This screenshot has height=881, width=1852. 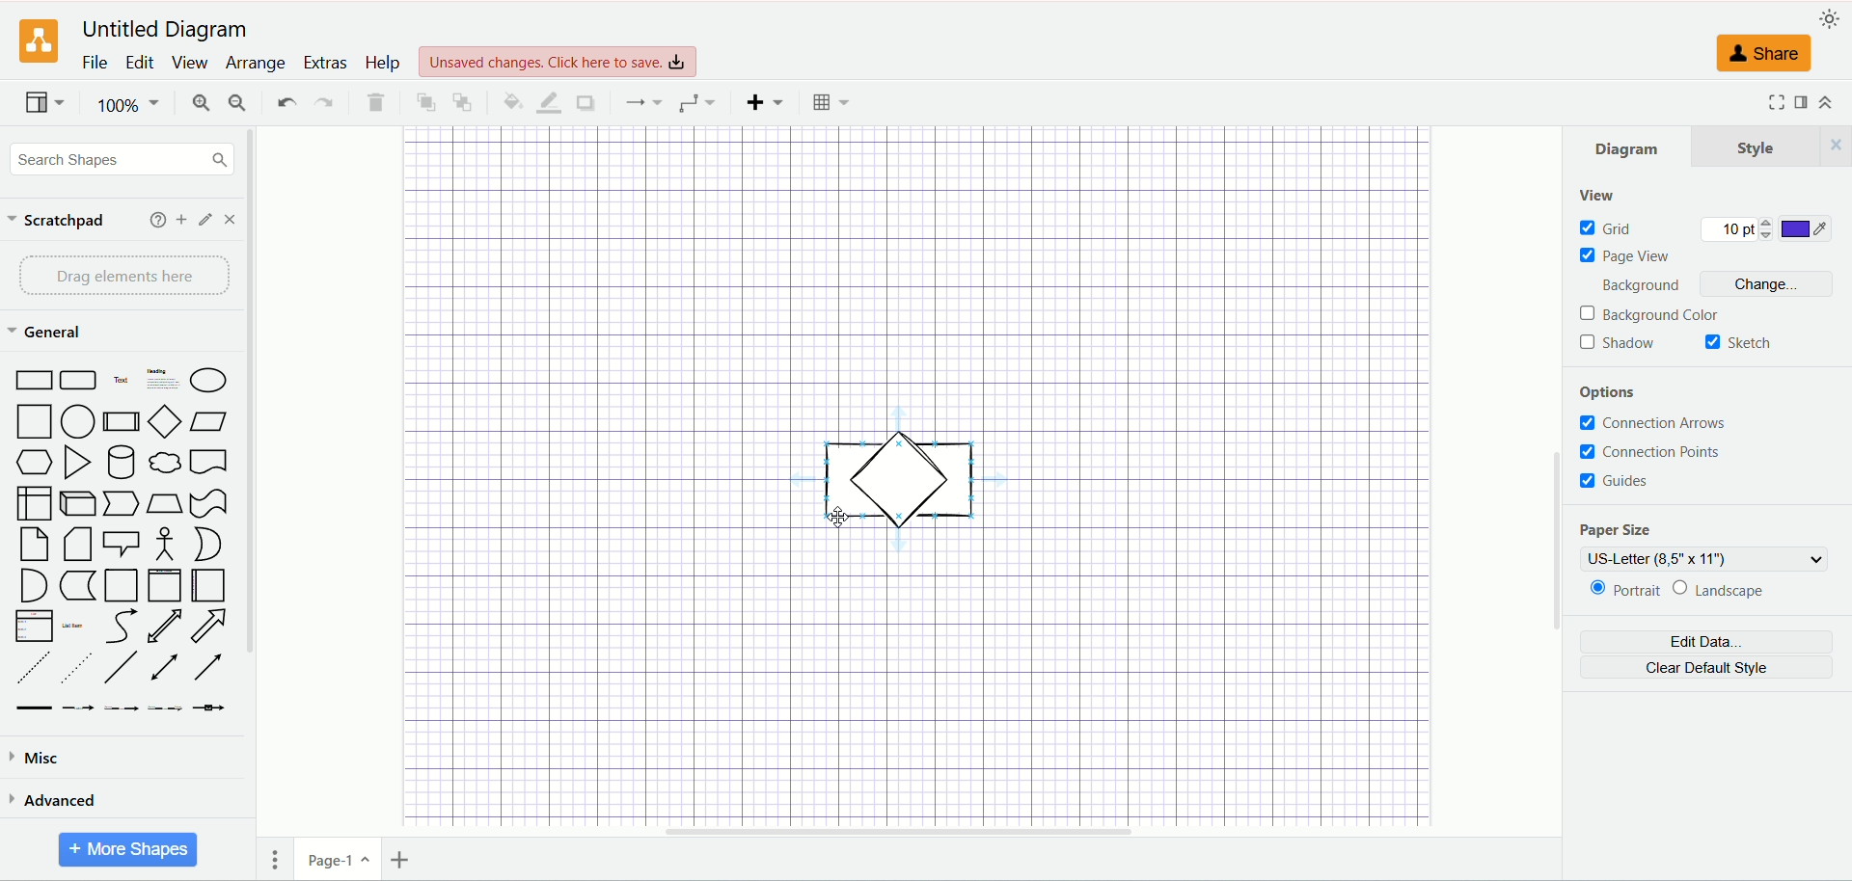 I want to click on background, so click(x=1637, y=284).